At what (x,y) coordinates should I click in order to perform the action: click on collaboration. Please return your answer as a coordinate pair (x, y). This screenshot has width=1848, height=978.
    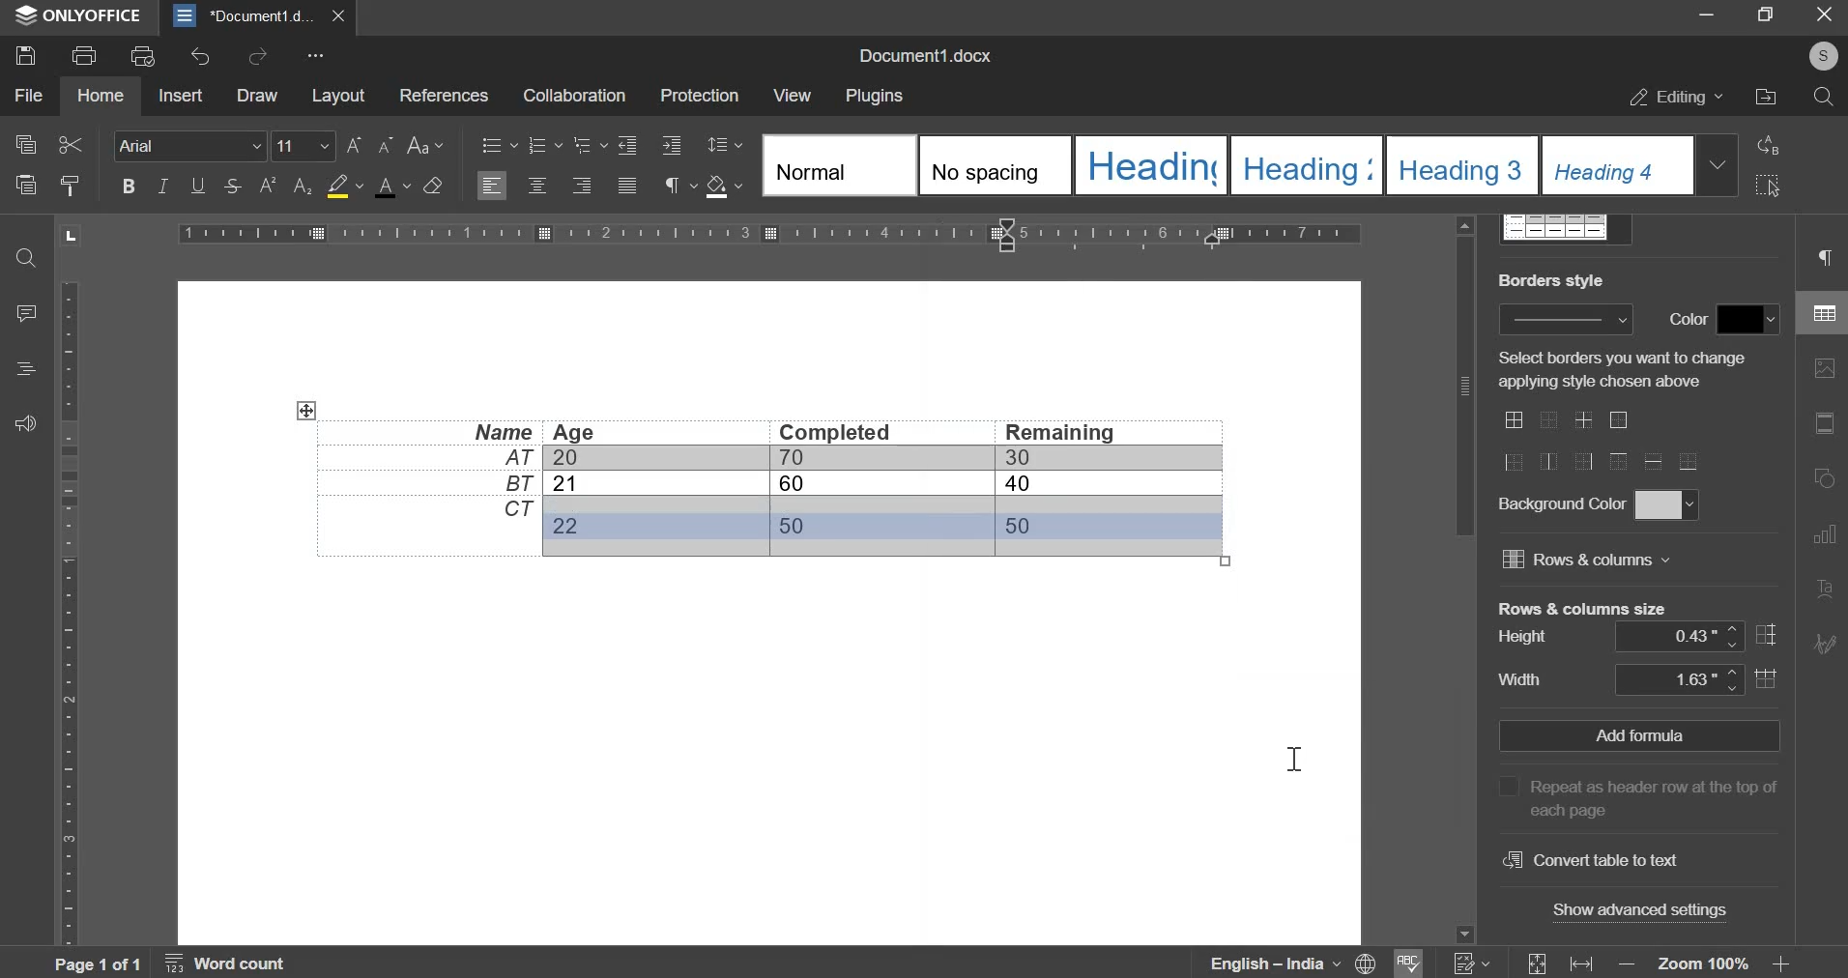
    Looking at the image, I should click on (573, 95).